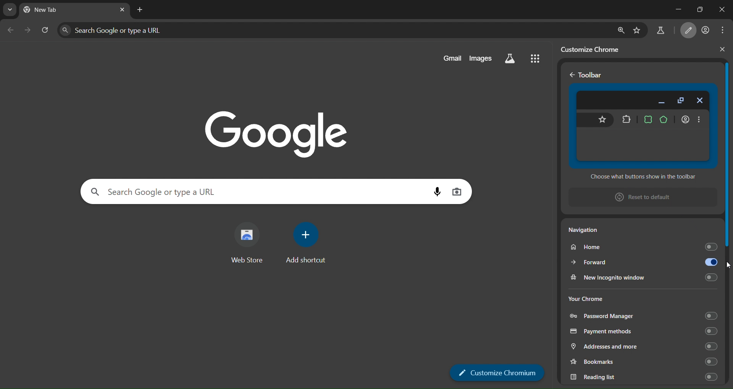 The height and width of the screenshot is (389, 733). What do you see at coordinates (641, 376) in the screenshot?
I see `reading list` at bounding box center [641, 376].